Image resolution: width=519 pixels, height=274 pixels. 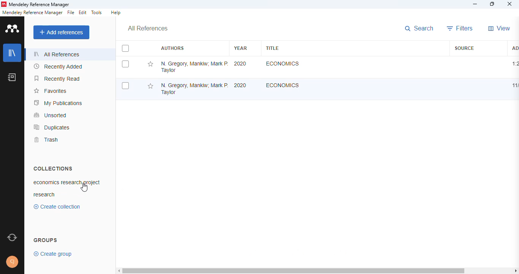 I want to click on N. Gregory Mankiw, Mark P. Taylor, so click(x=194, y=67).